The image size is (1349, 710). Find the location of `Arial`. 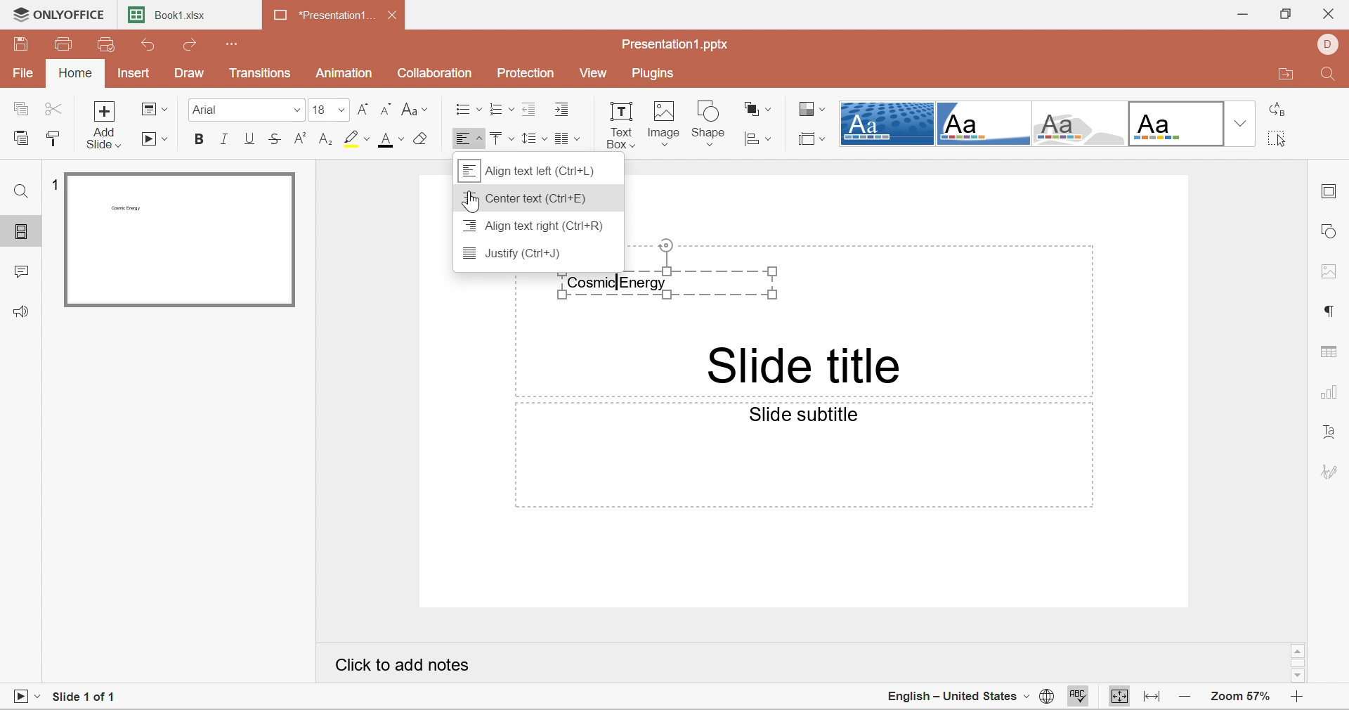

Arial is located at coordinates (244, 110).